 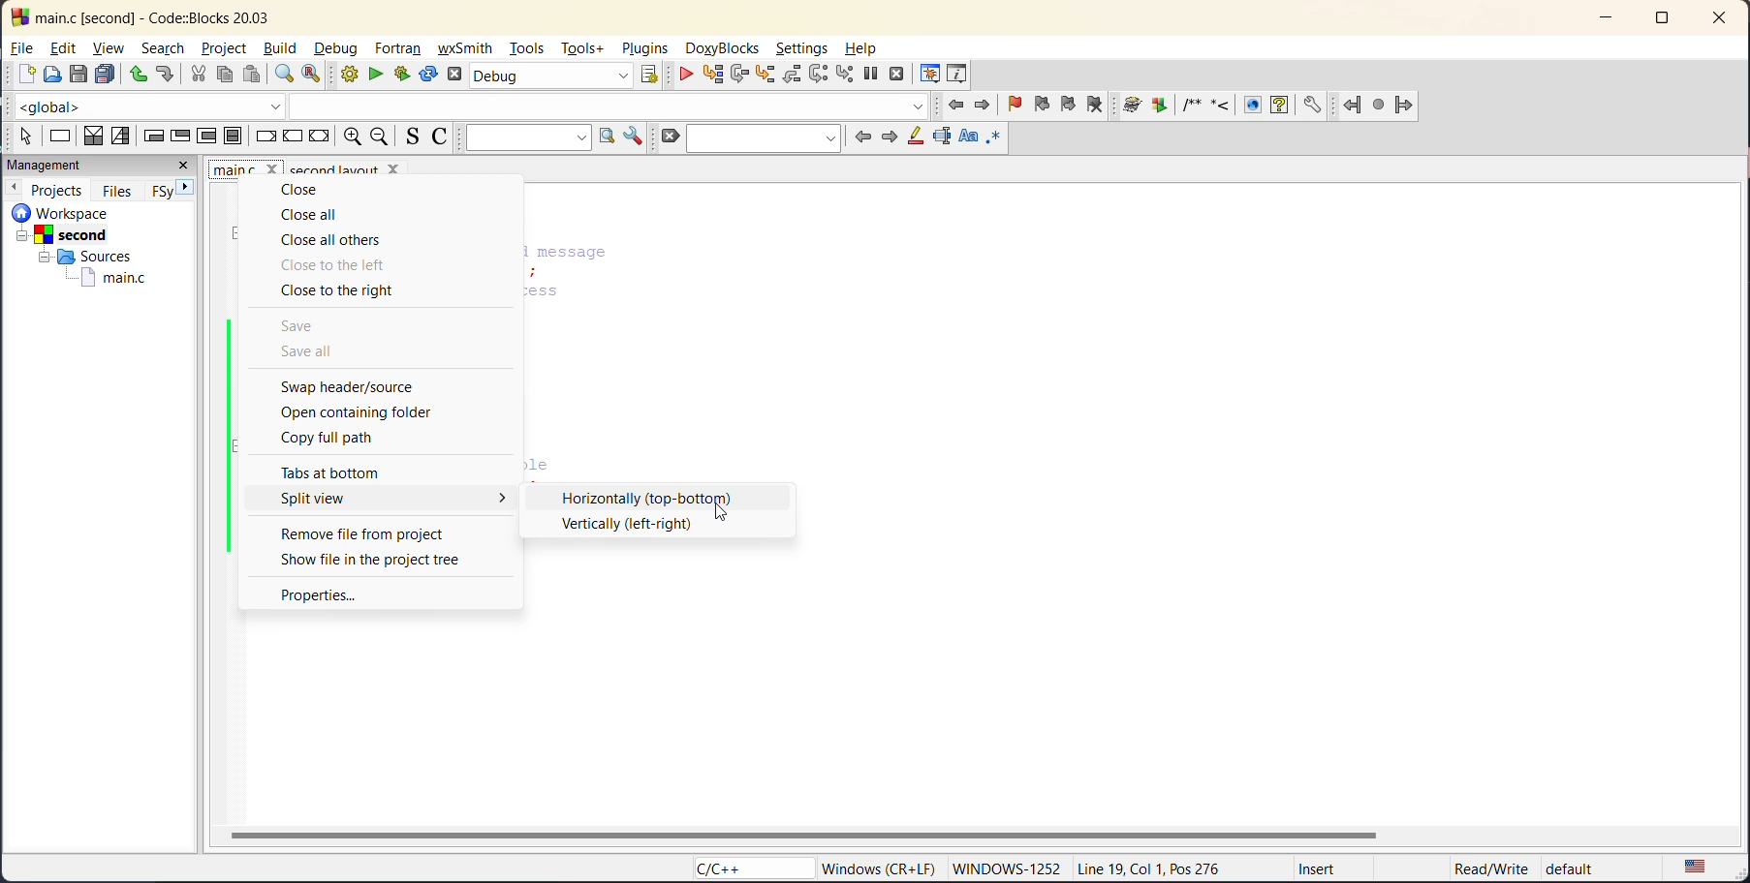 I want to click on decision, so click(x=92, y=135).